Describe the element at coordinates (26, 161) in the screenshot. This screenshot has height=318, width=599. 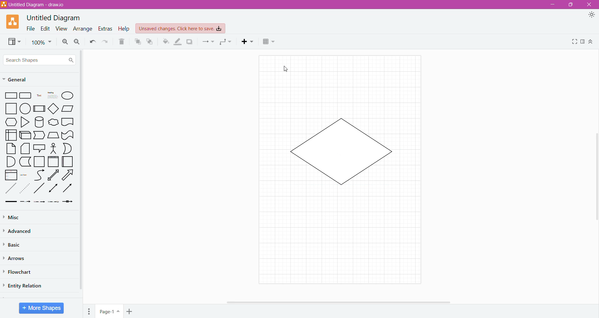
I see `Data Storage` at that location.